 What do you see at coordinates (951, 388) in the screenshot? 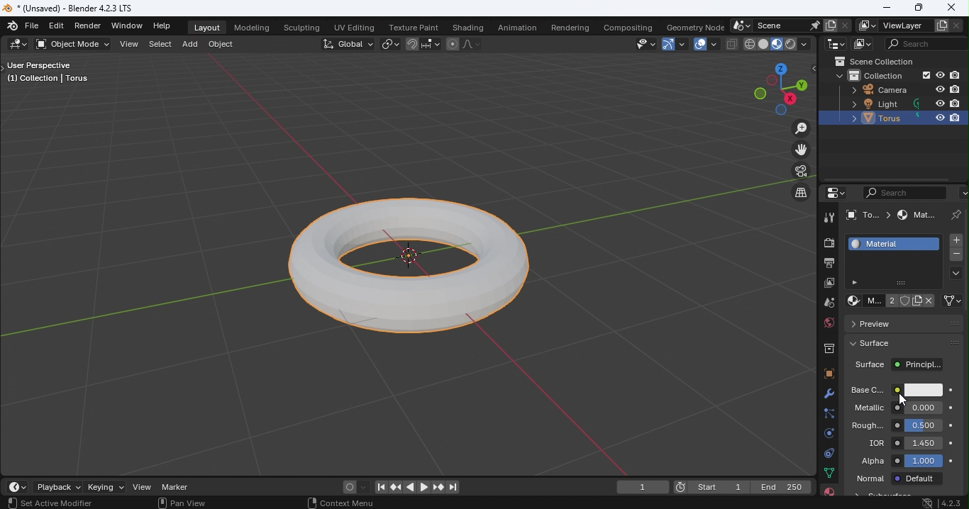
I see `Animate property` at bounding box center [951, 388].